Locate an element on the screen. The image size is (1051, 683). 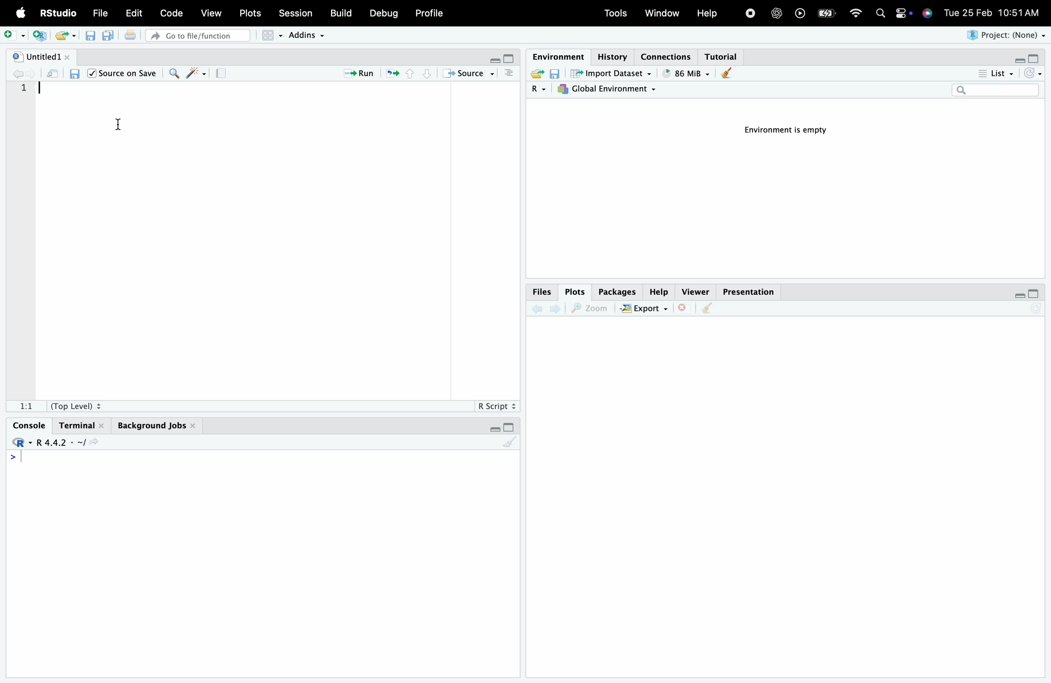
save multiple scripts is located at coordinates (110, 40).